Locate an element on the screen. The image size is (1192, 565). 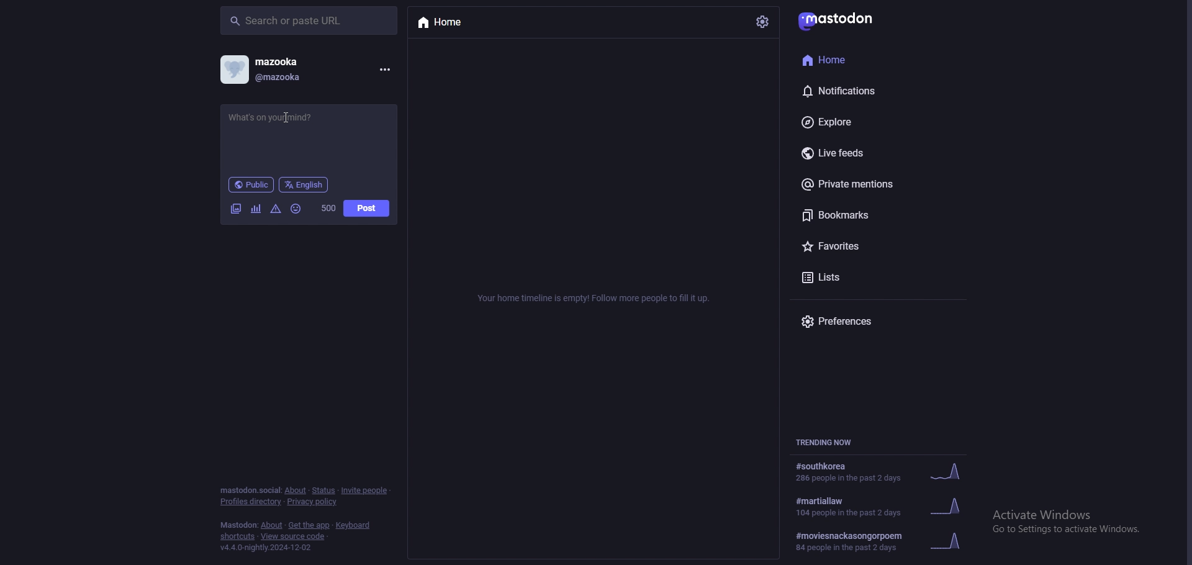
bookmarks is located at coordinates (880, 217).